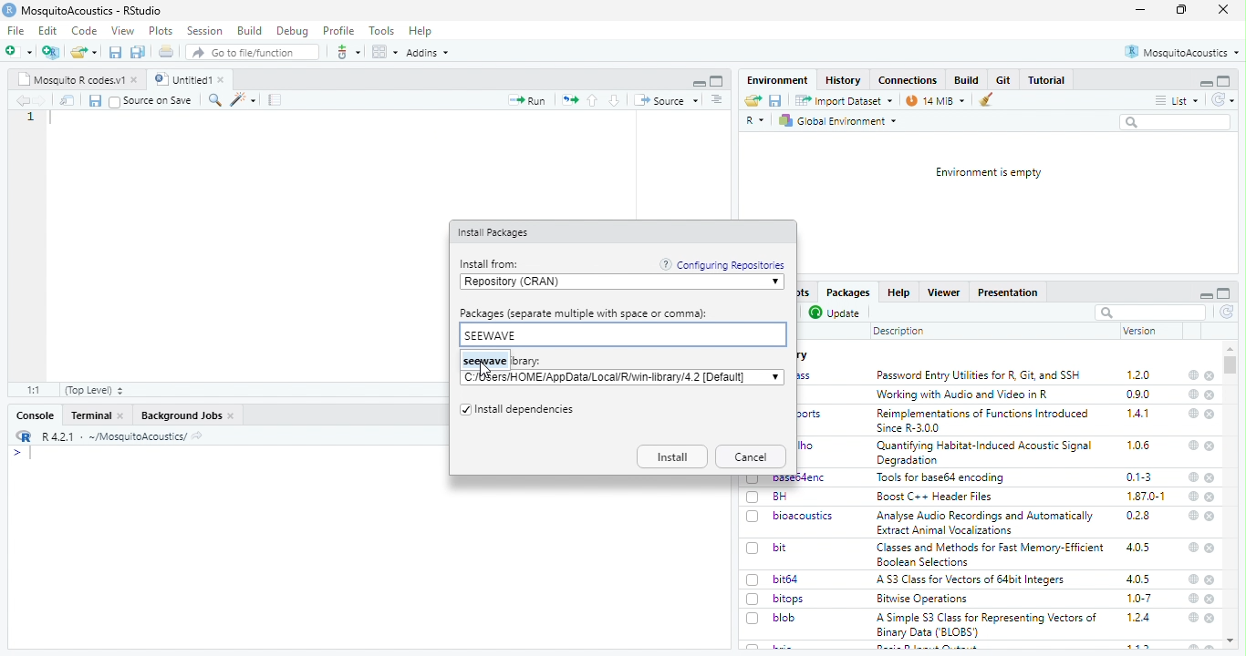 The image size is (1246, 656). What do you see at coordinates (718, 81) in the screenshot?
I see `maiximize` at bounding box center [718, 81].